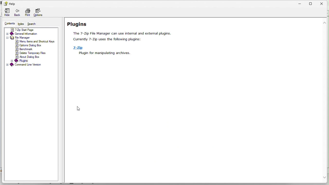 The image size is (329, 185). What do you see at coordinates (80, 109) in the screenshot?
I see `cursor` at bounding box center [80, 109].